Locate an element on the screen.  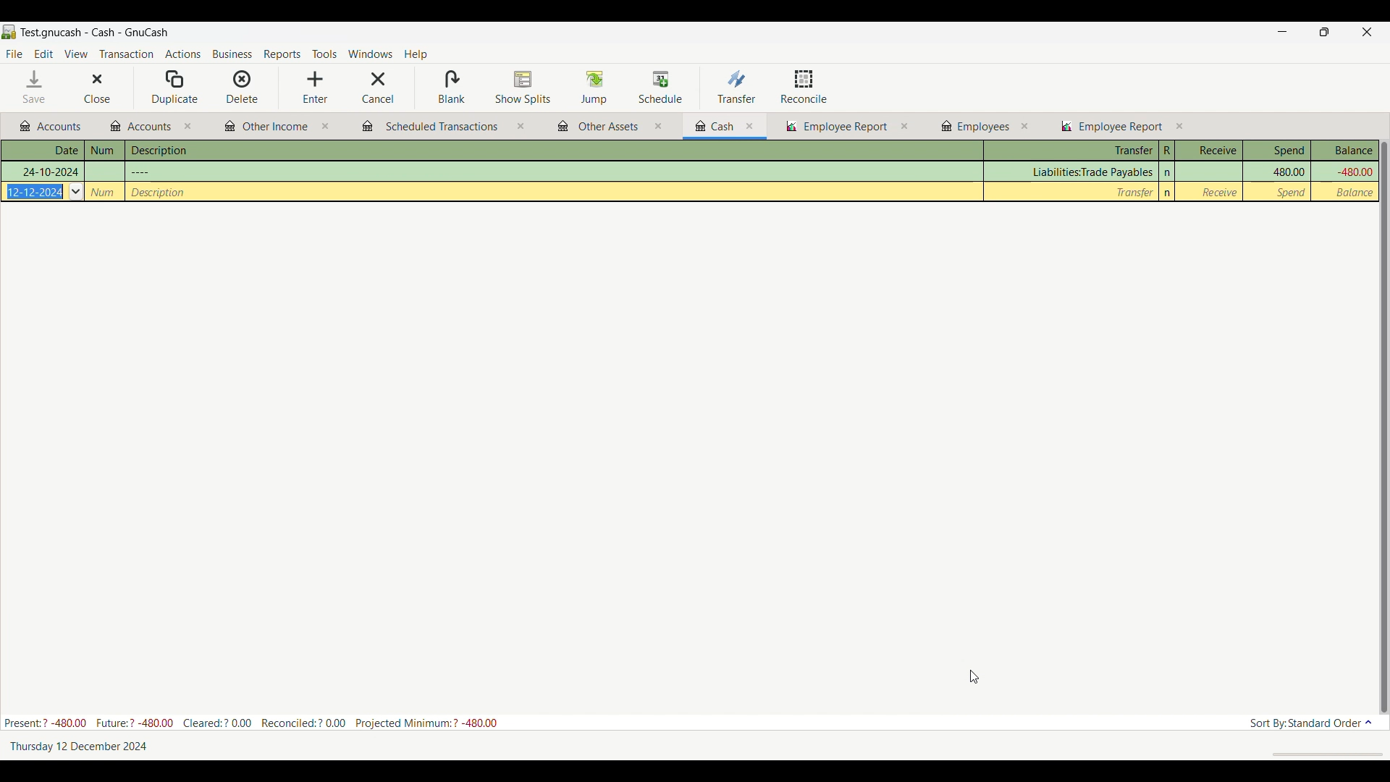
 is located at coordinates (141, 171).